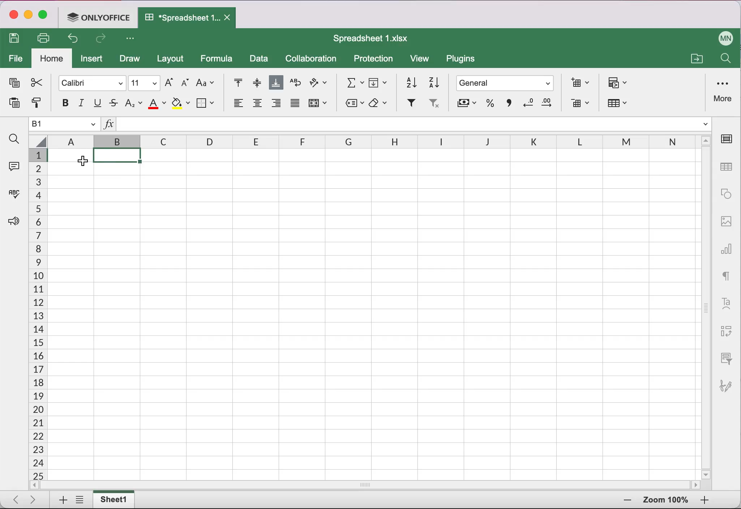 Image resolution: width=741 pixels, height=509 pixels. I want to click on maximize, so click(46, 16).